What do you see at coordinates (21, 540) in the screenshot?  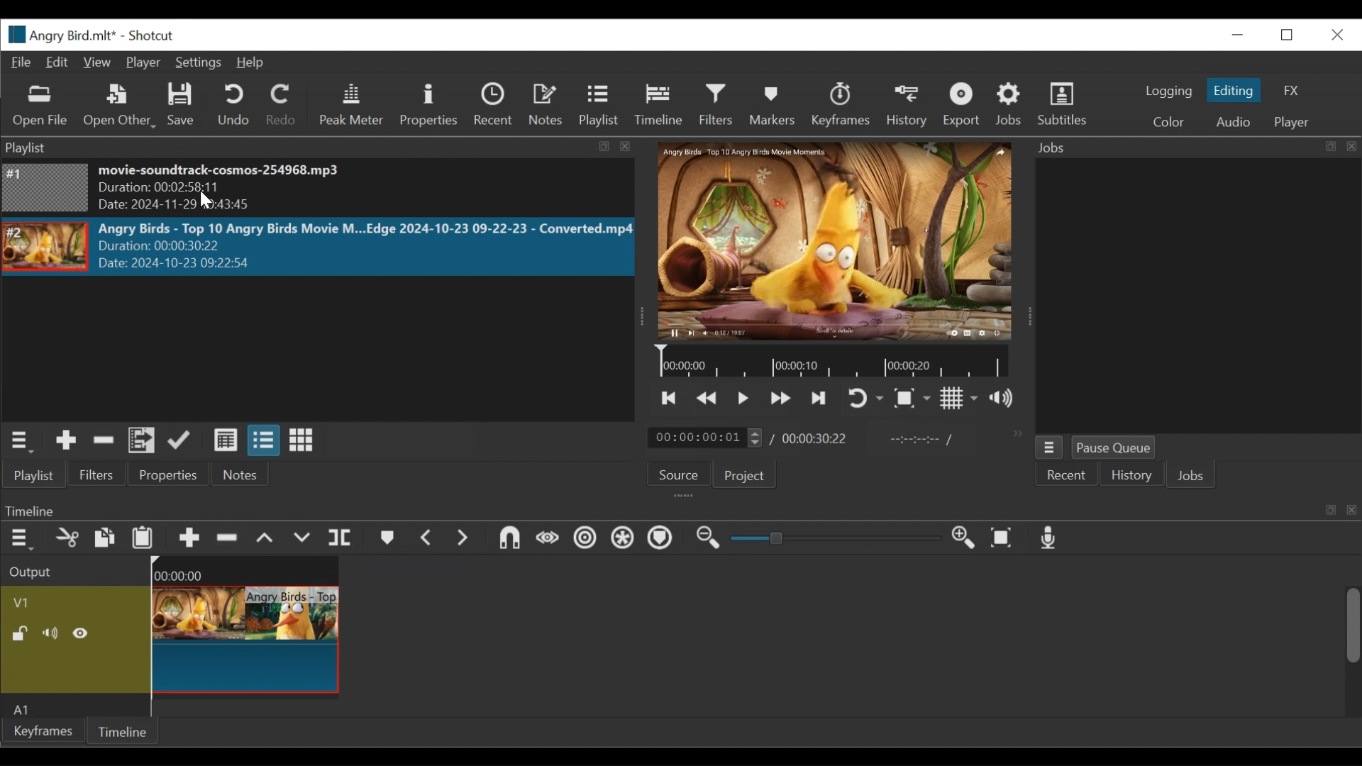 I see `Timeline menu` at bounding box center [21, 540].